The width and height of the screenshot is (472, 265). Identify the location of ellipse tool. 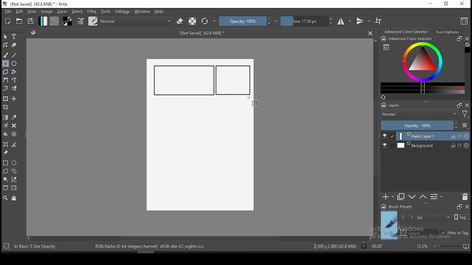
(14, 63).